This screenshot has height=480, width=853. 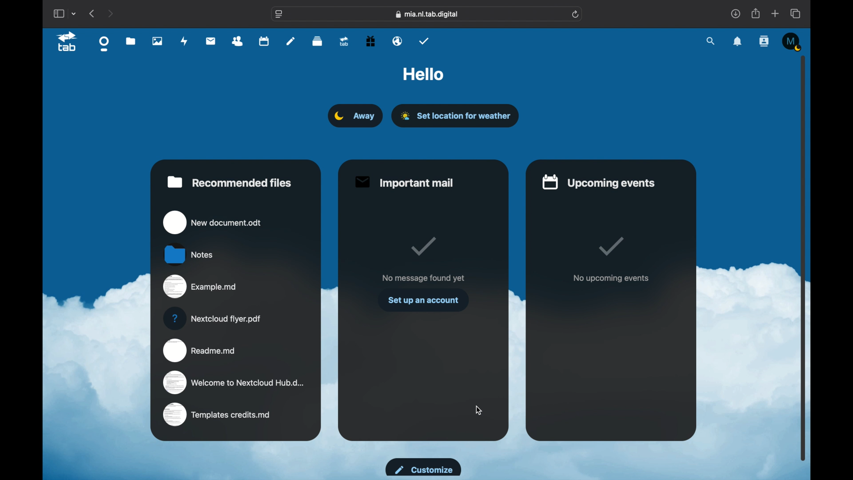 I want to click on notes, so click(x=190, y=254).